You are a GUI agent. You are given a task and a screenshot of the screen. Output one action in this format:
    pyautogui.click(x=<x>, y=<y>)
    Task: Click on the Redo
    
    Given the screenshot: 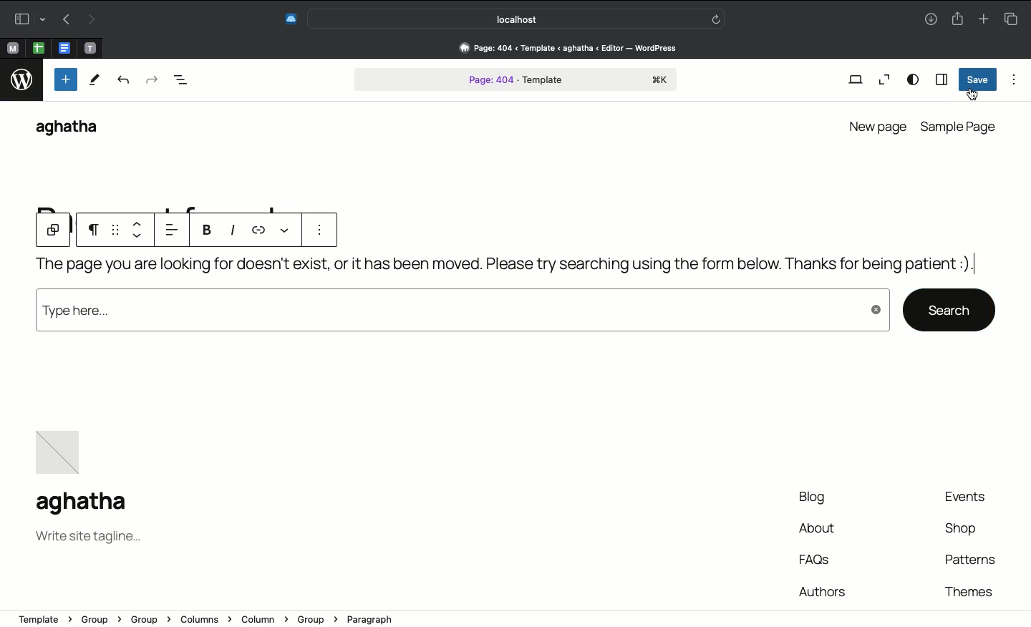 What is the action you would take?
    pyautogui.click(x=151, y=81)
    